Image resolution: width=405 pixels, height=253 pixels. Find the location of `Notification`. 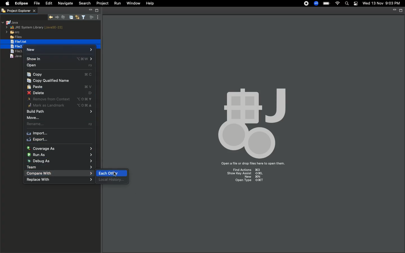

Notification is located at coordinates (356, 3).